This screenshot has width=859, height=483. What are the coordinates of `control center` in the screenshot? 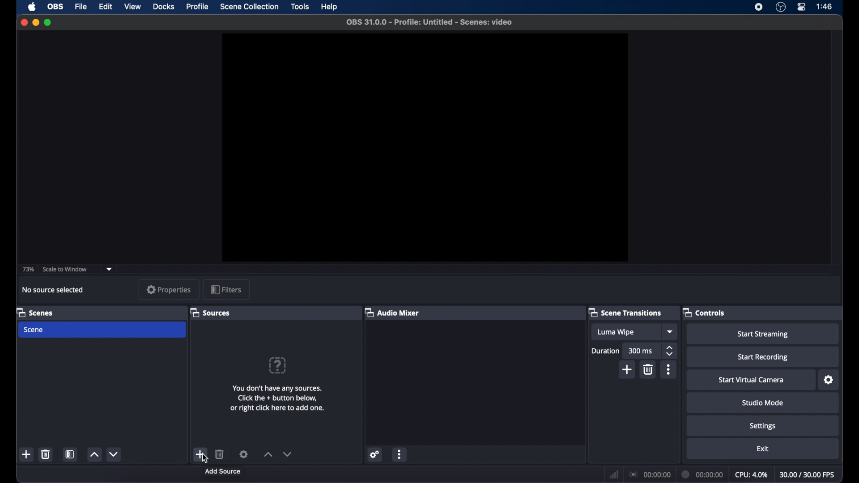 It's located at (802, 7).